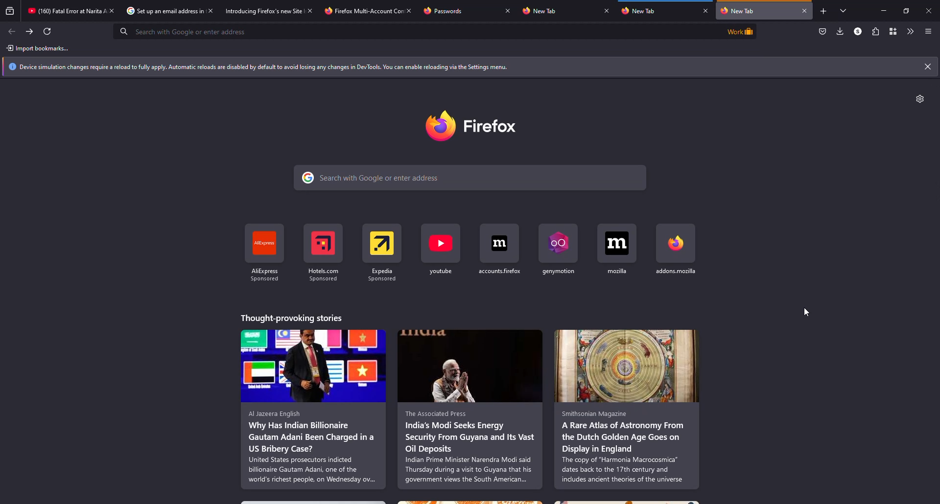  What do you see at coordinates (414, 31) in the screenshot?
I see `search box` at bounding box center [414, 31].